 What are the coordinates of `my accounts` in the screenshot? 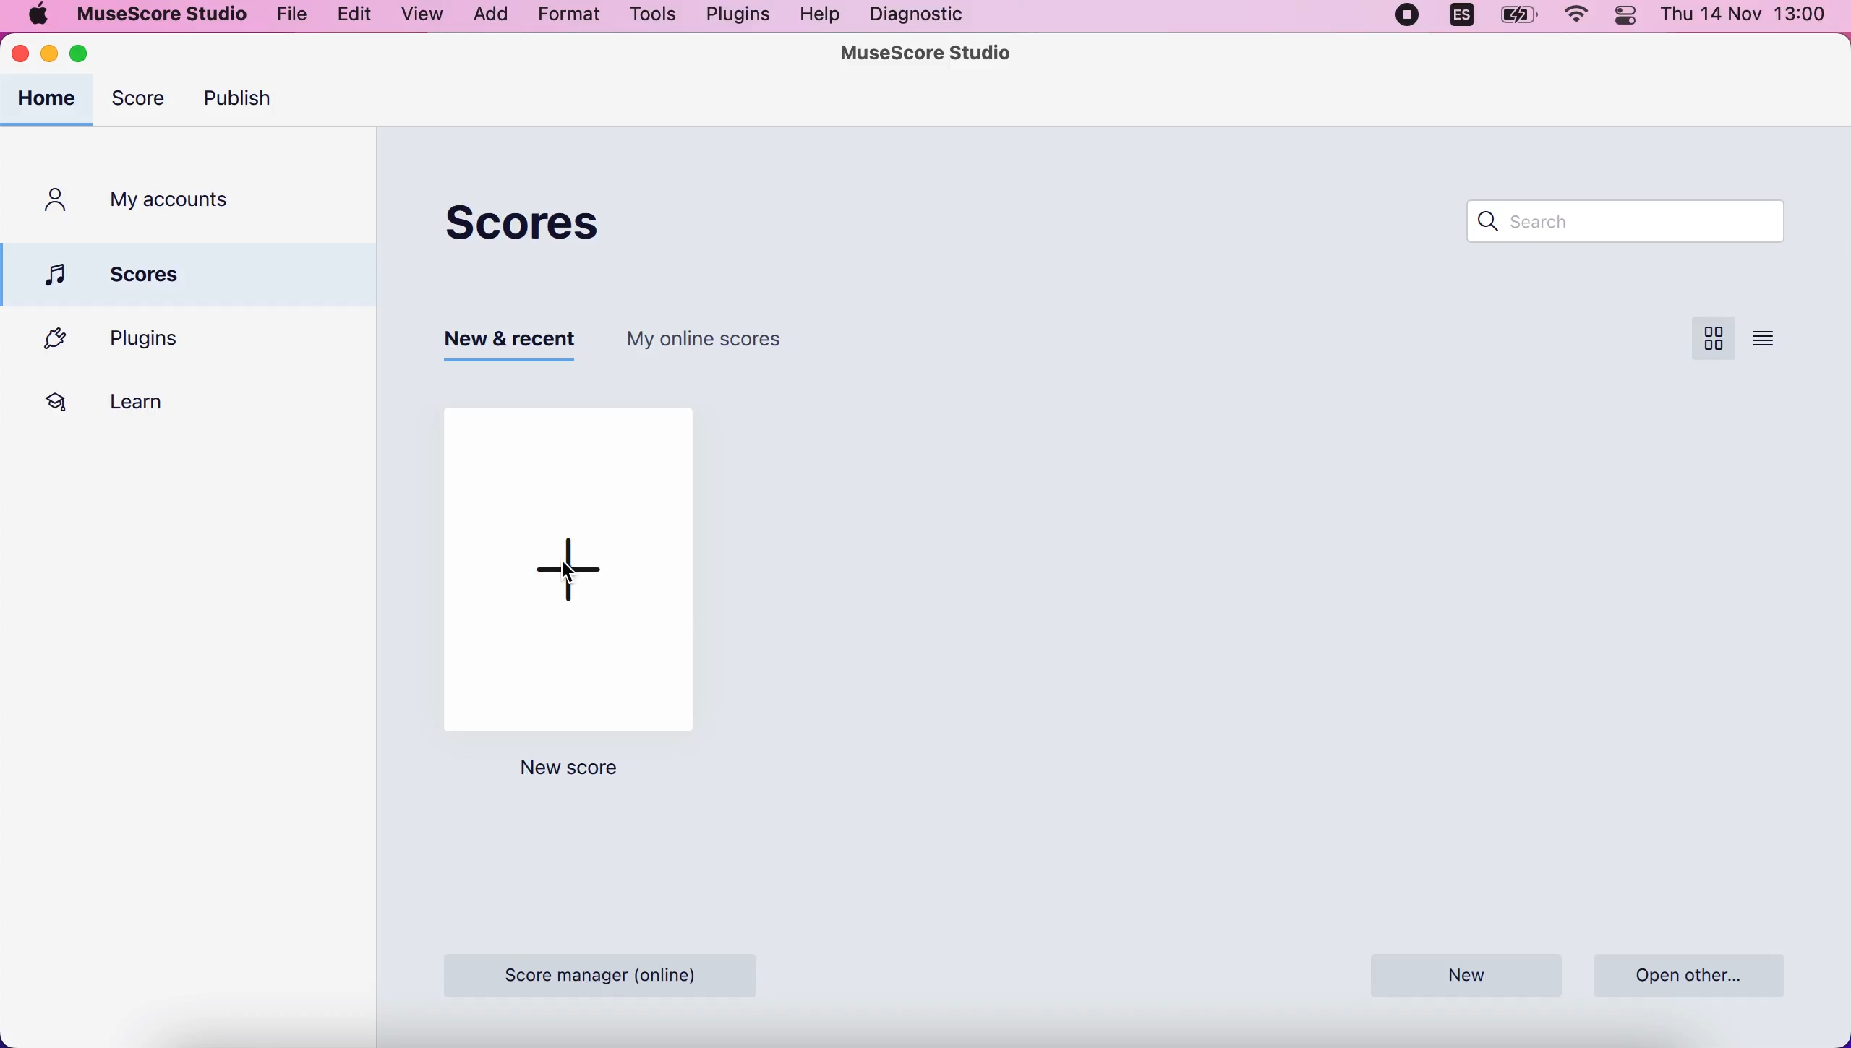 It's located at (155, 202).